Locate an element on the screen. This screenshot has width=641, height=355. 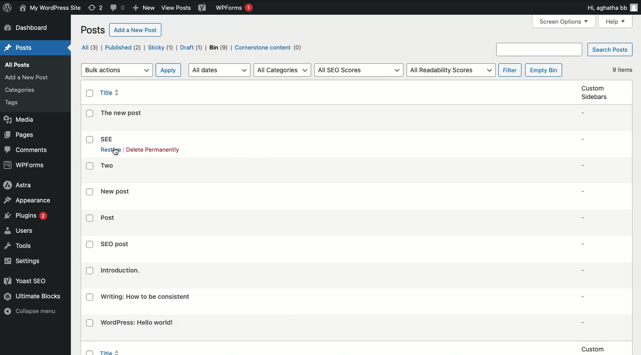
tags is located at coordinates (14, 103).